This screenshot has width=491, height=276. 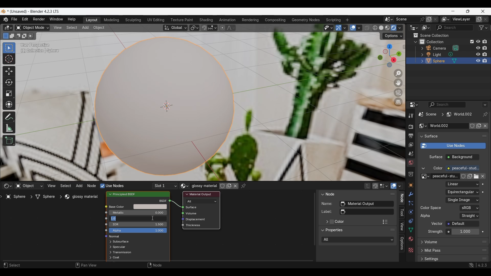 I want to click on IOR in base, so click(x=139, y=224).